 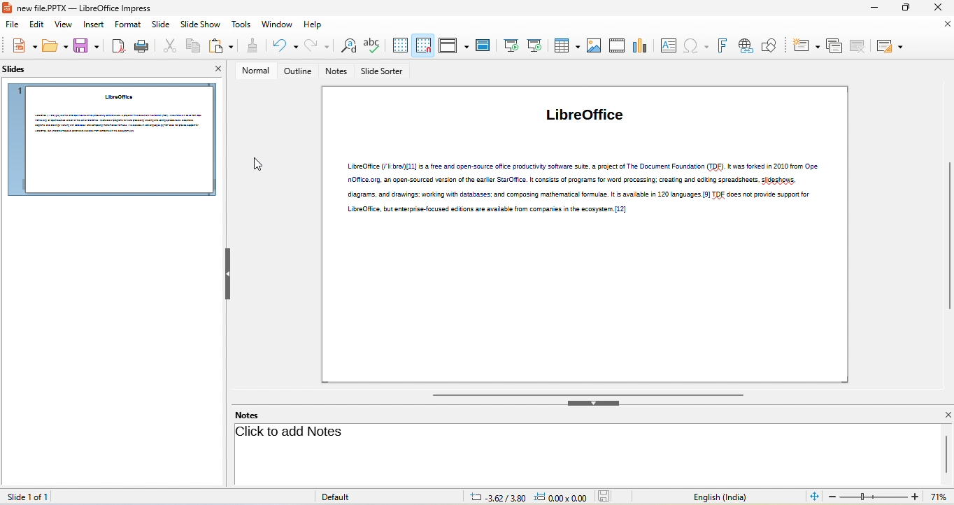 What do you see at coordinates (255, 71) in the screenshot?
I see `normal` at bounding box center [255, 71].